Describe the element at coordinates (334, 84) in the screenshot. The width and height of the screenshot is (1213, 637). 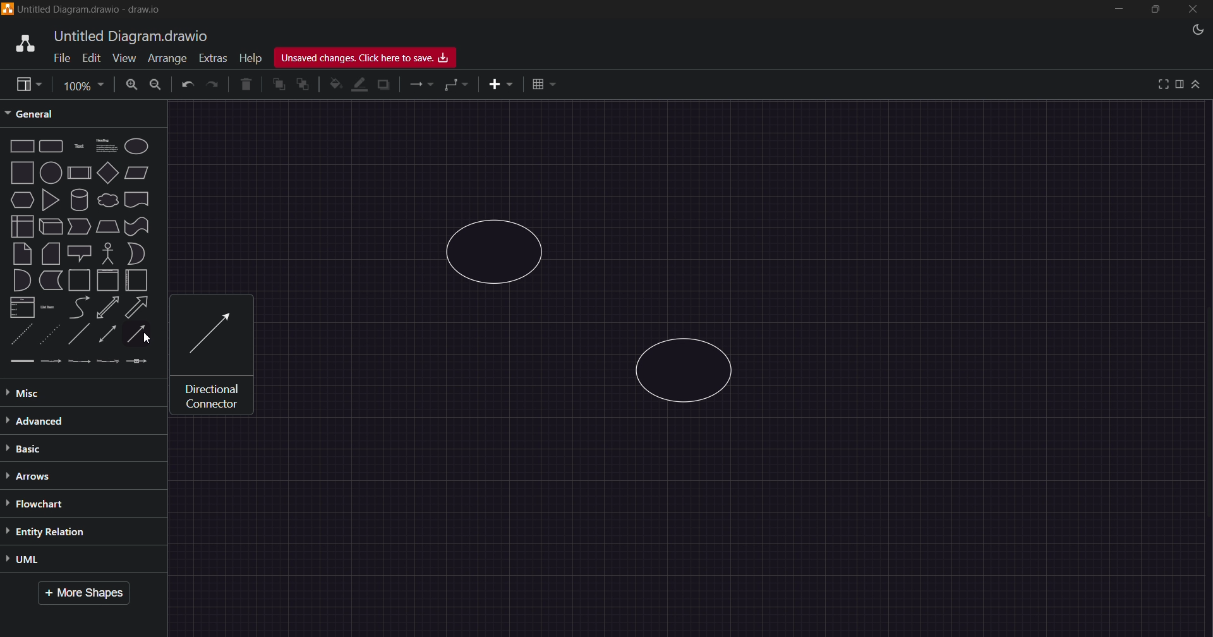
I see `fill color` at that location.